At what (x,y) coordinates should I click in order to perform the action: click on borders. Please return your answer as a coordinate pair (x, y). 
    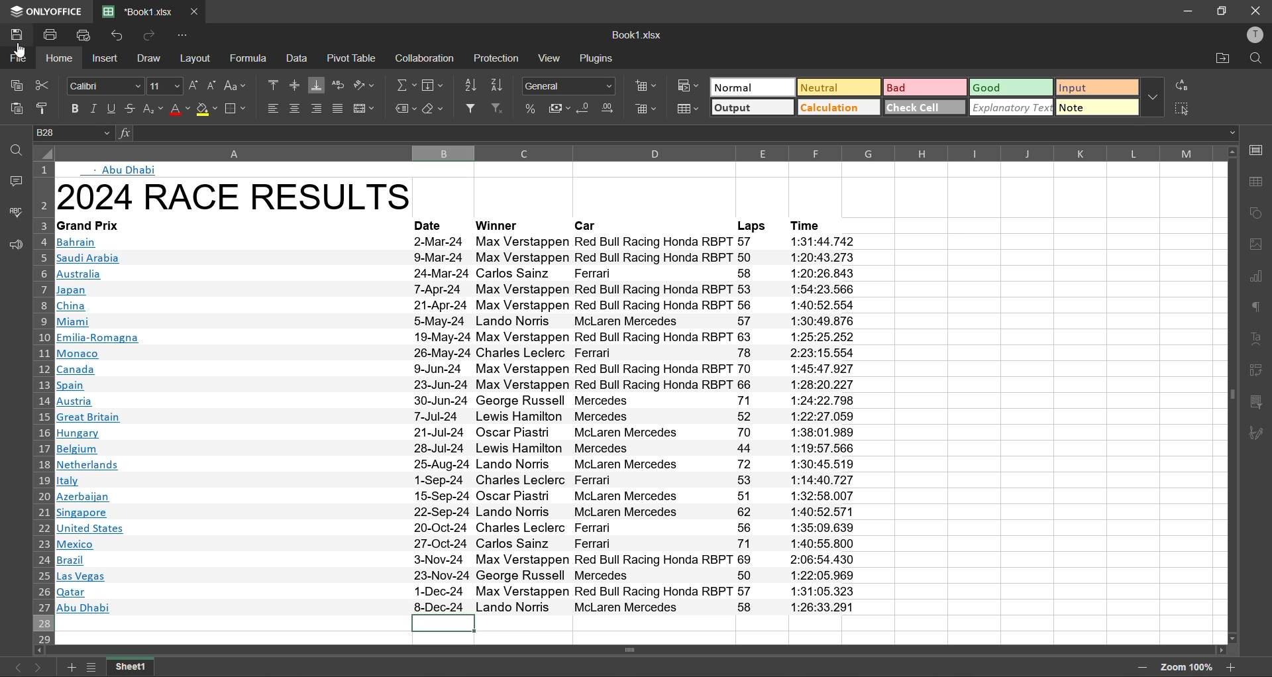
    Looking at the image, I should click on (238, 109).